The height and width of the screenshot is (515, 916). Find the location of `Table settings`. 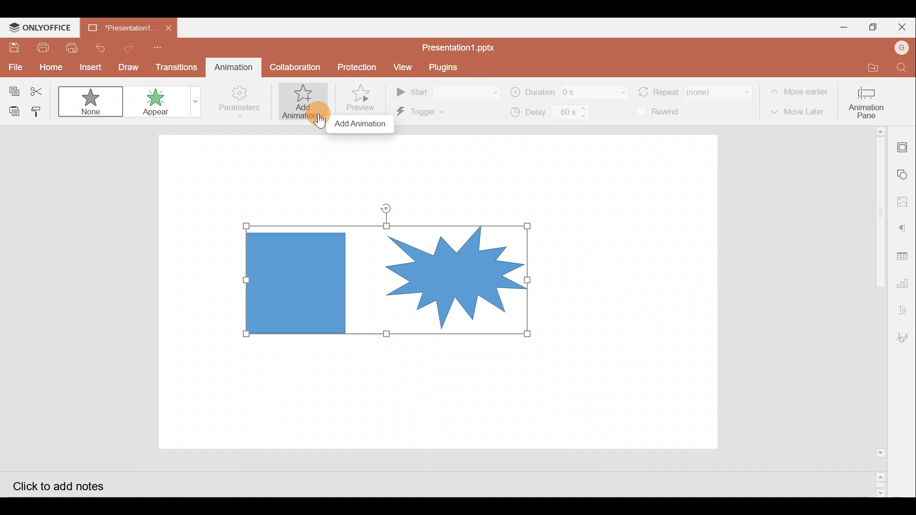

Table settings is located at coordinates (905, 256).